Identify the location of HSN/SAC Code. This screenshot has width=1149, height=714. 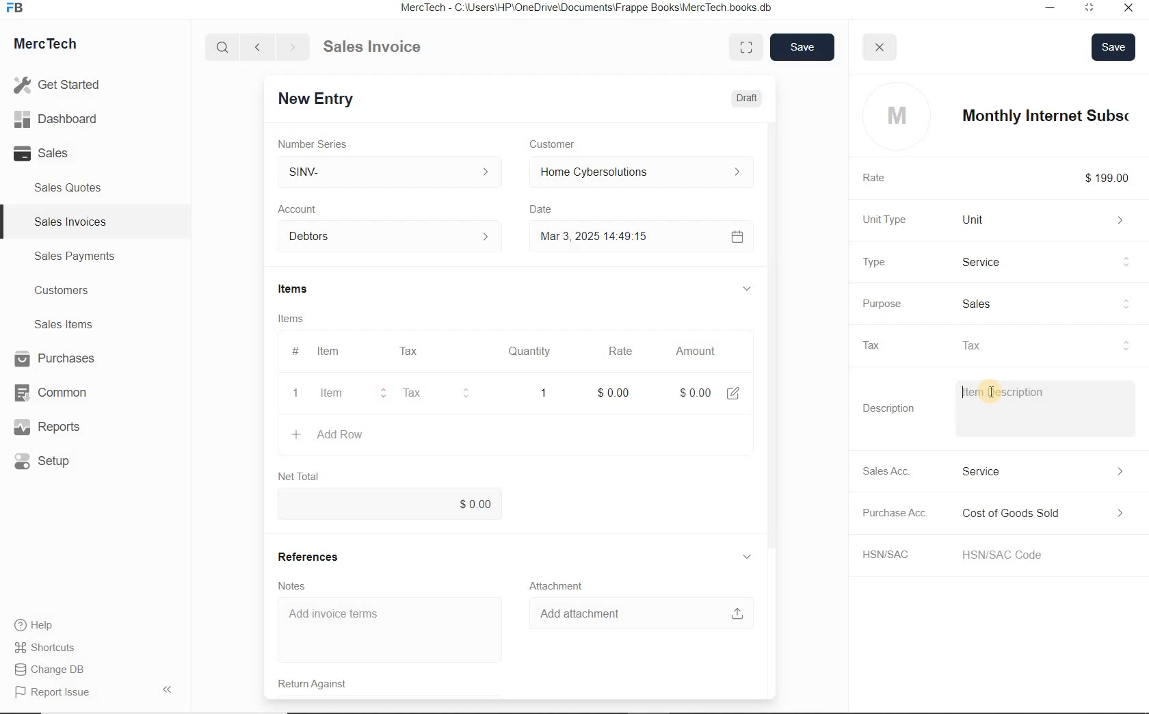
(1008, 554).